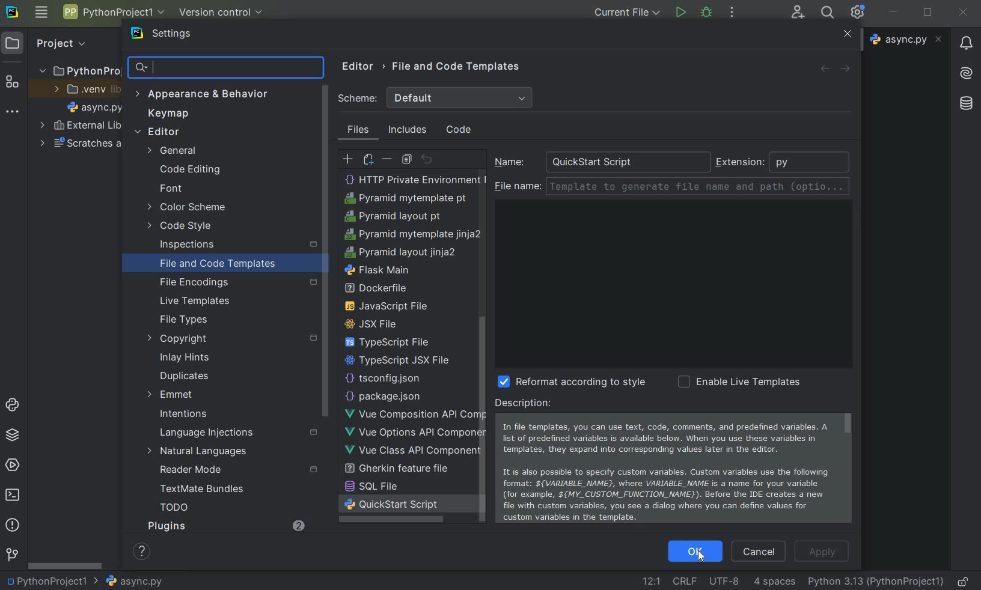 Image resolution: width=981 pixels, height=590 pixels. I want to click on language injections, so click(234, 433).